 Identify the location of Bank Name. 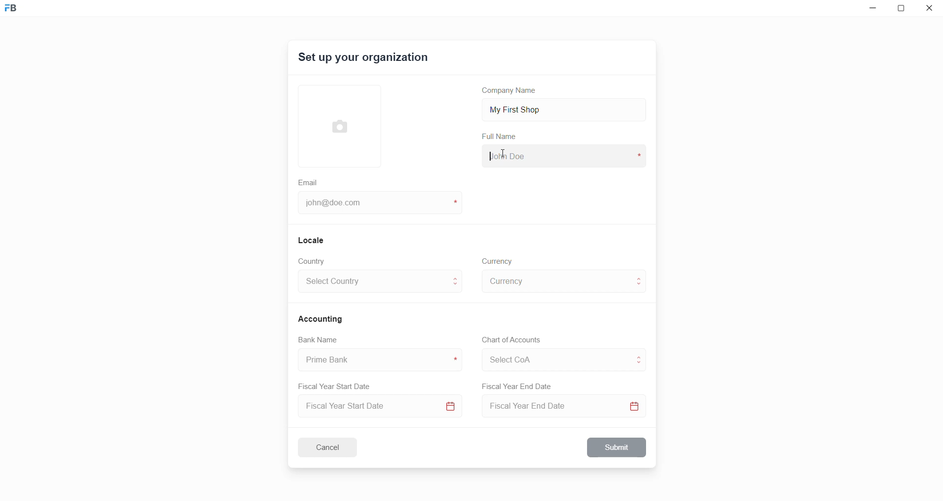
(318, 341).